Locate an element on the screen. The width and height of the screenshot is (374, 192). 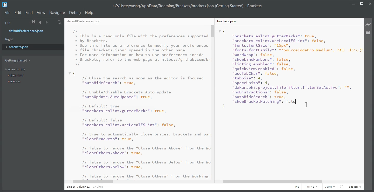
{
// Close the search as soon as the editor is focused
"autoHideSearch": true,
// Enable/disable Brackets Auto-update
"autoUpdate. AutoUpdate": true,
// Default: true
"brackets-eslint.gutterMarks": true,
// Default: false
"brackets-eslint.uselocalESLint": false,
// true to automatically close braces, brackets and par
"closeBrackets": true,
// false to remove the "Close Others Above" from the Wo
"closeOthers. above": true,
// false to remove the "Close Others Below" from the Wo
"closeOthers.below": true,
// false to remove the "Close Others" from the Working is located at coordinates (139, 125).